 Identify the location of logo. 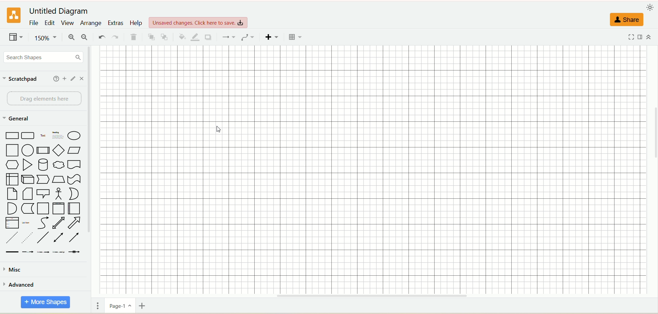
(13, 15).